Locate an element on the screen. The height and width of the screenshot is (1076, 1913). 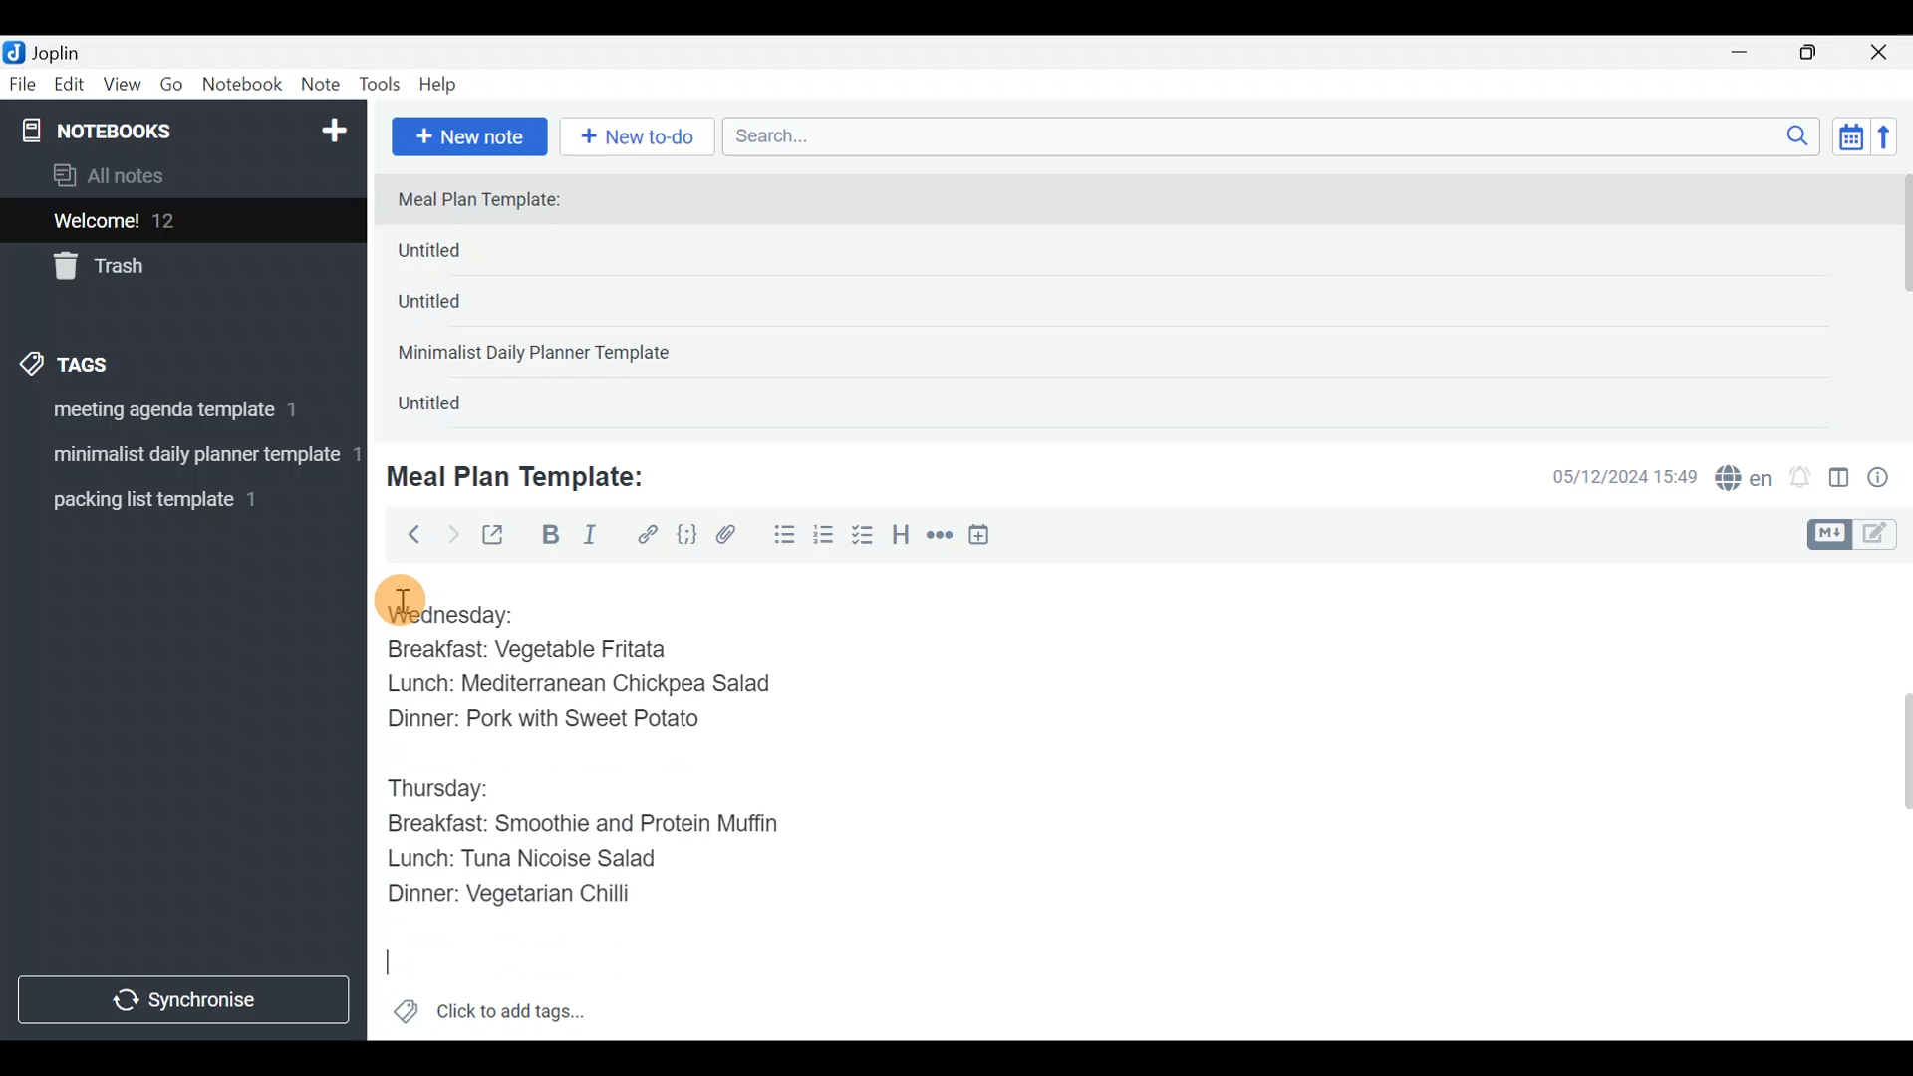
All notes is located at coordinates (178, 177).